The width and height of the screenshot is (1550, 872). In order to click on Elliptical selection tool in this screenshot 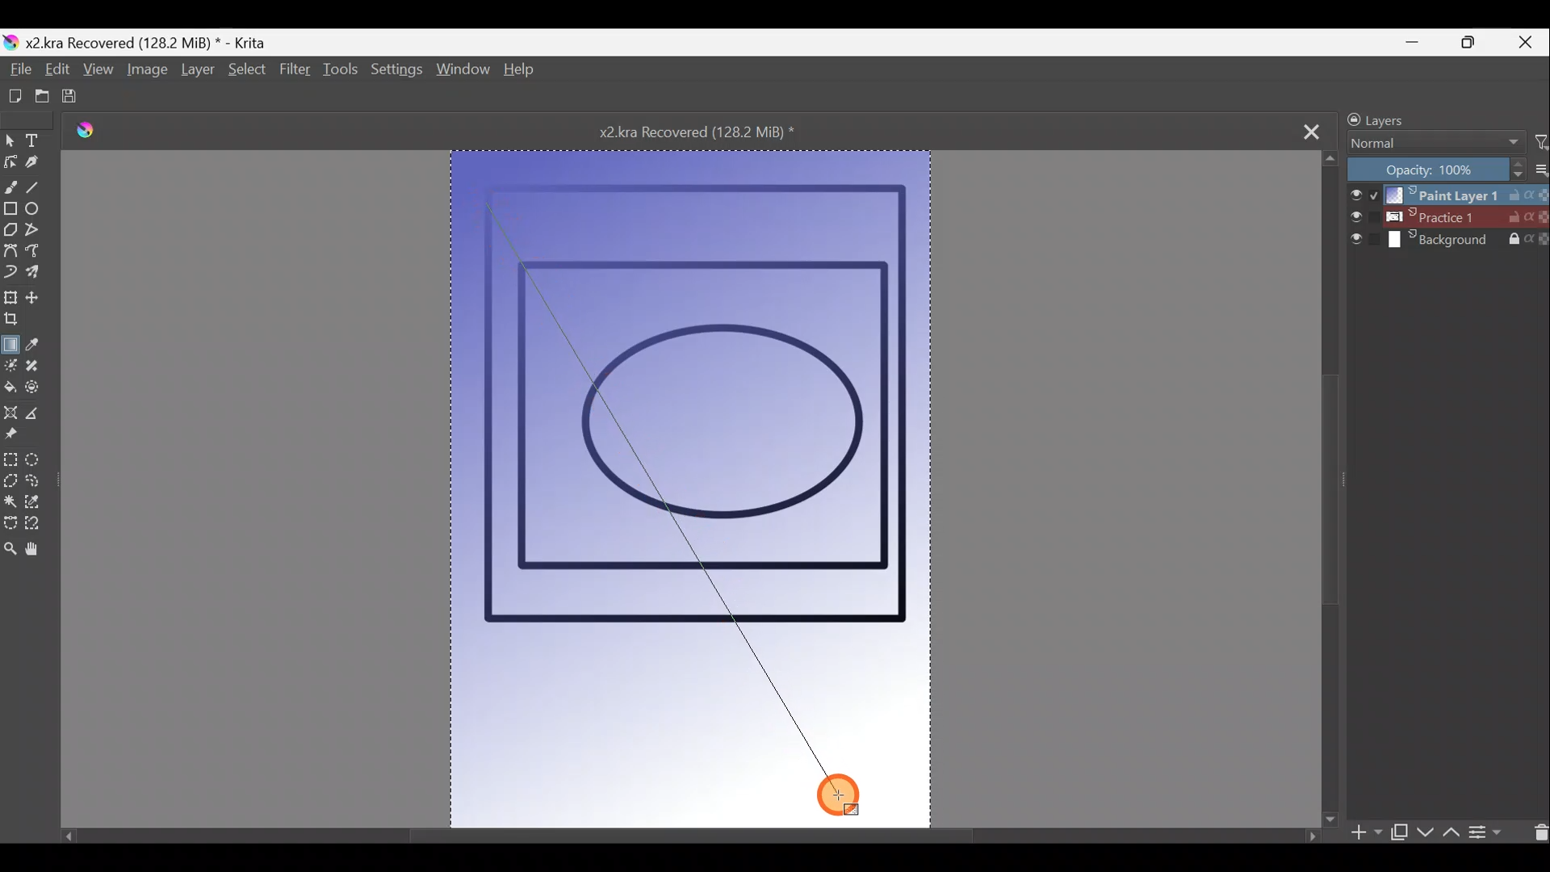, I will do `click(37, 462)`.